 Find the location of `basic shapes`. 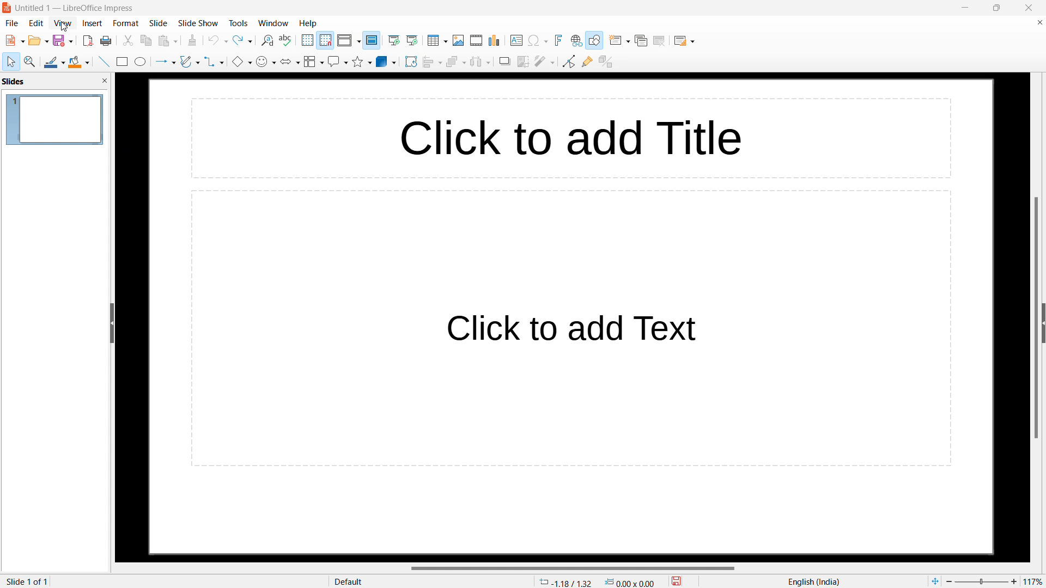

basic shapes is located at coordinates (242, 61).